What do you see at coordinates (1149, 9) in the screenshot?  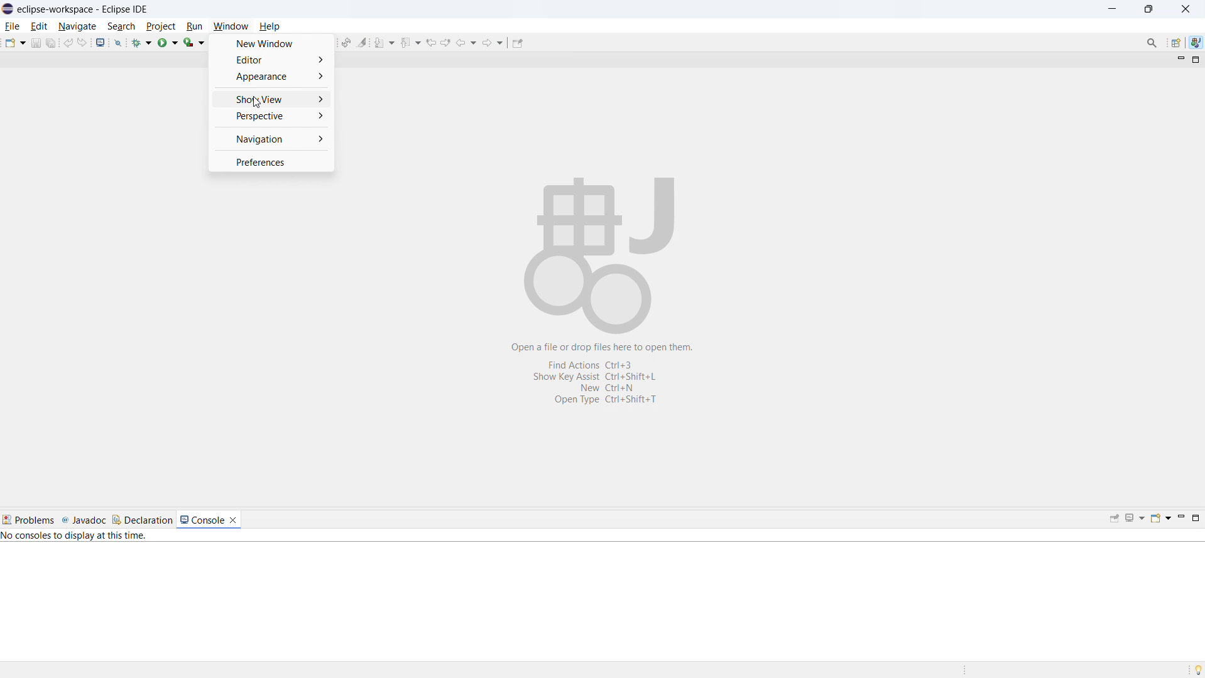 I see `maximize` at bounding box center [1149, 9].